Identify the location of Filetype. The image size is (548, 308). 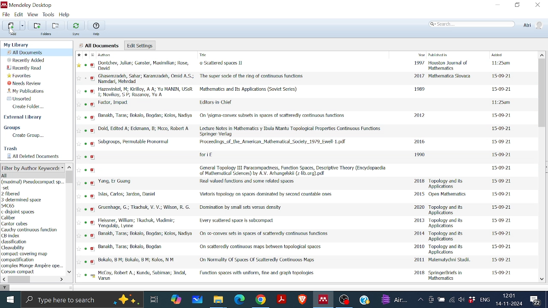
(94, 56).